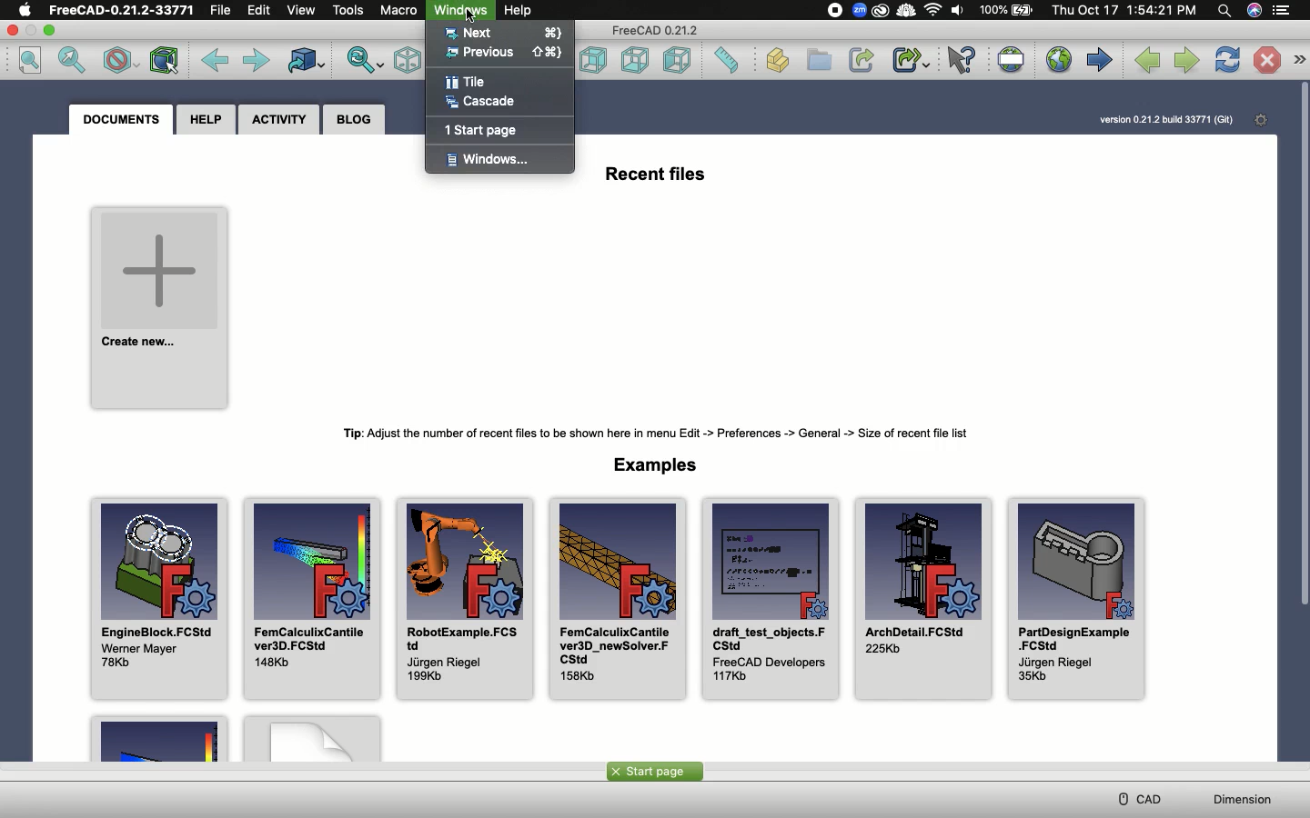 The image size is (1310, 818). I want to click on Rear, so click(594, 60).